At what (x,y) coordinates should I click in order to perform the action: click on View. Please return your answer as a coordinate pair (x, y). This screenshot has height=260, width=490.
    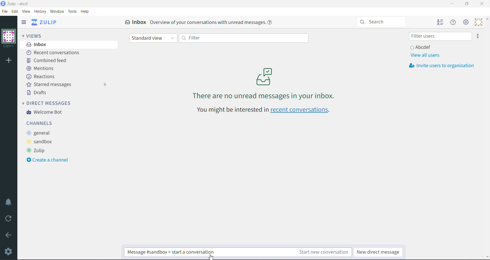
    Looking at the image, I should click on (27, 11).